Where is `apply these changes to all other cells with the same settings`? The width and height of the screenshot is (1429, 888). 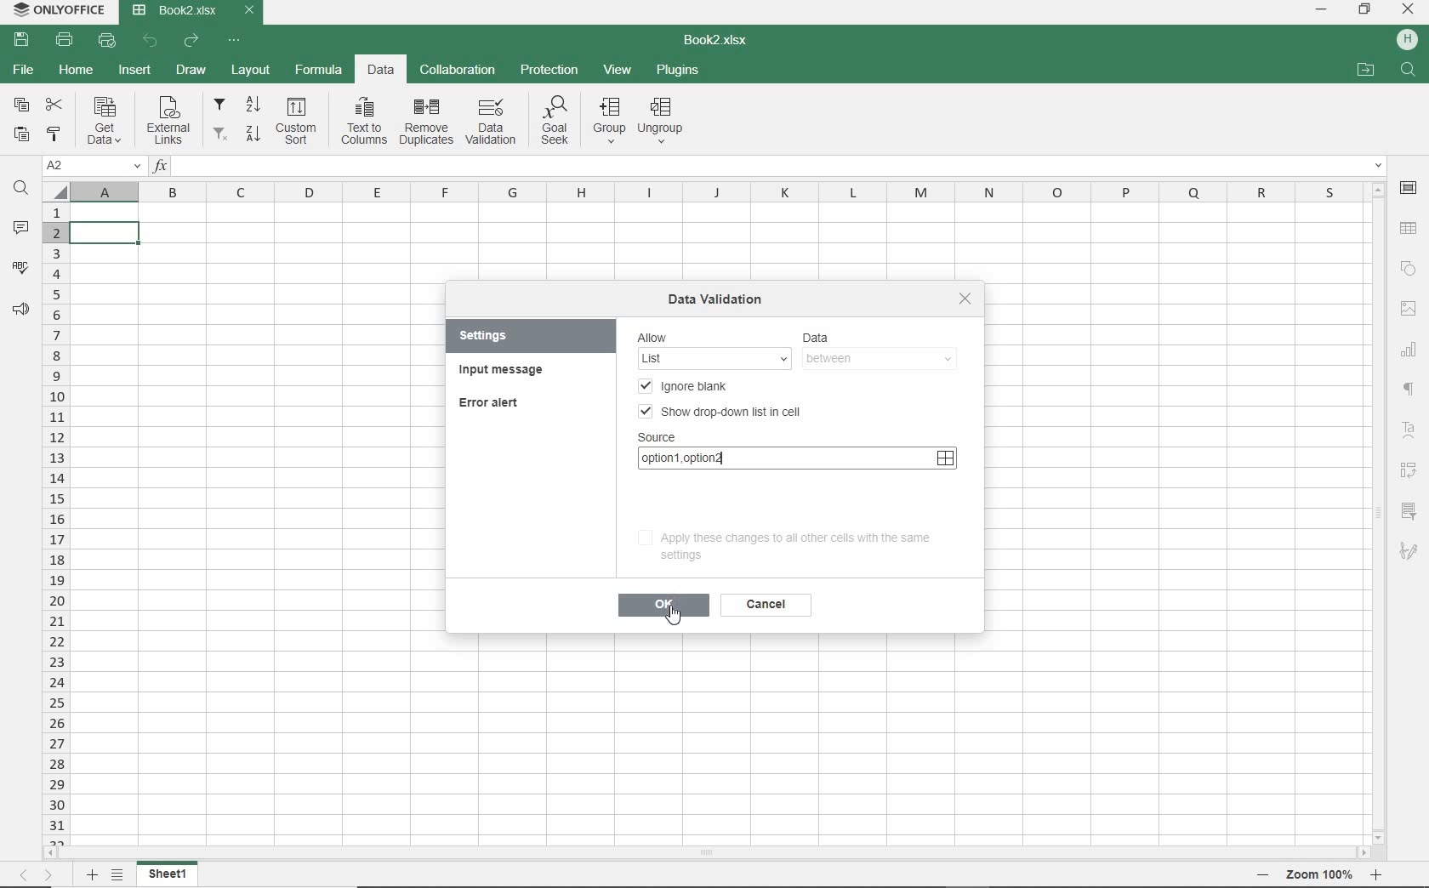
apply these changes to all other cells with the same settings is located at coordinates (783, 544).